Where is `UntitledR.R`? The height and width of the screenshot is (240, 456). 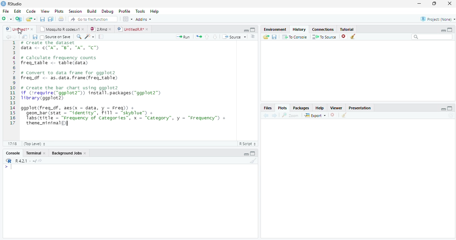 UntitledR.R is located at coordinates (133, 29).